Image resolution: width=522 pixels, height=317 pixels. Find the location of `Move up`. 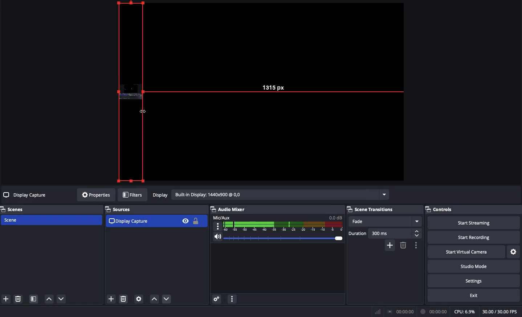

Move up is located at coordinates (49, 299).